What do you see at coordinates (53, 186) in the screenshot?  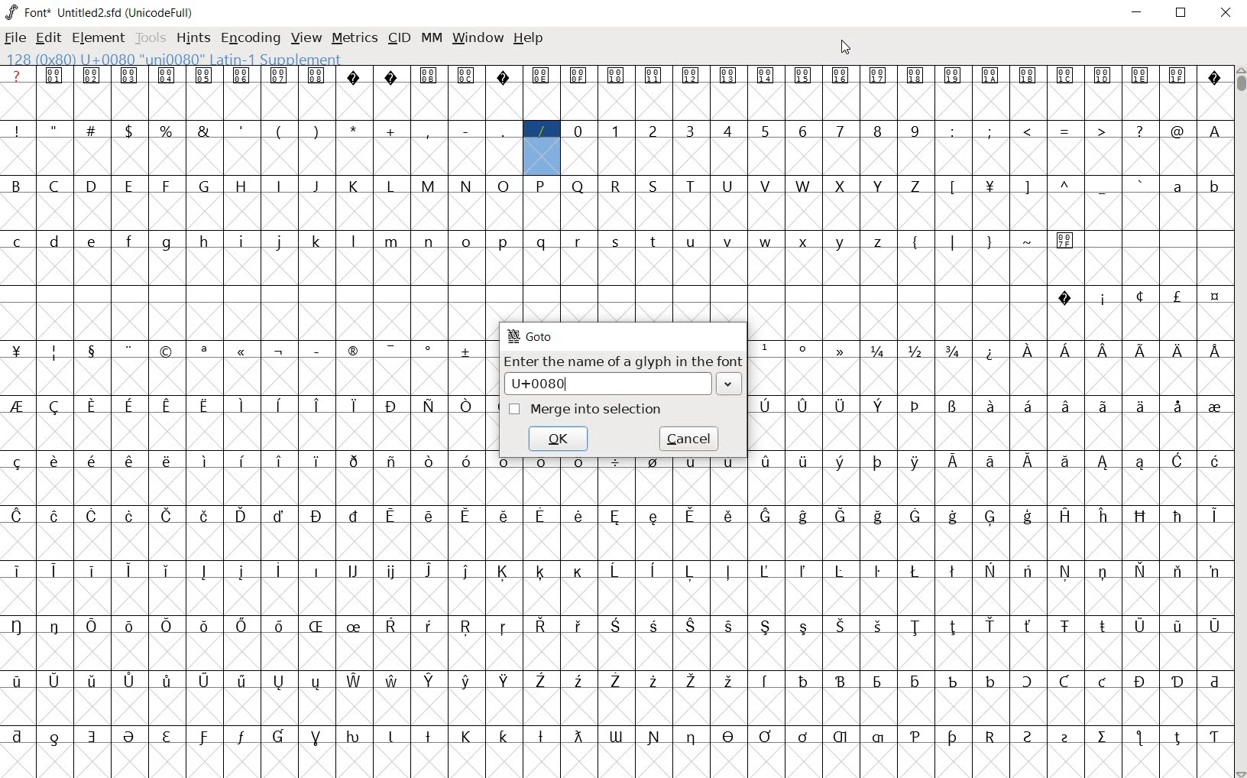 I see `glyph` at bounding box center [53, 186].